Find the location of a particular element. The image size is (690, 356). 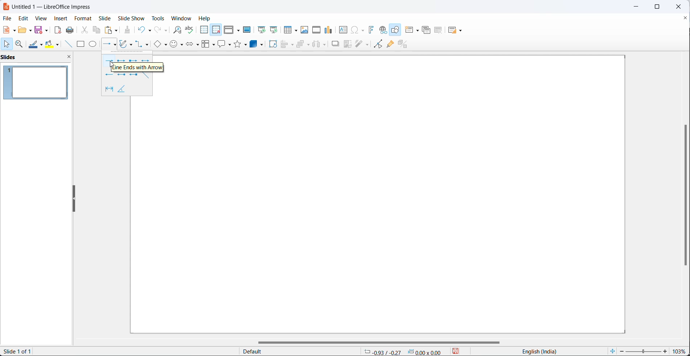

zoom and pan is located at coordinates (20, 44).